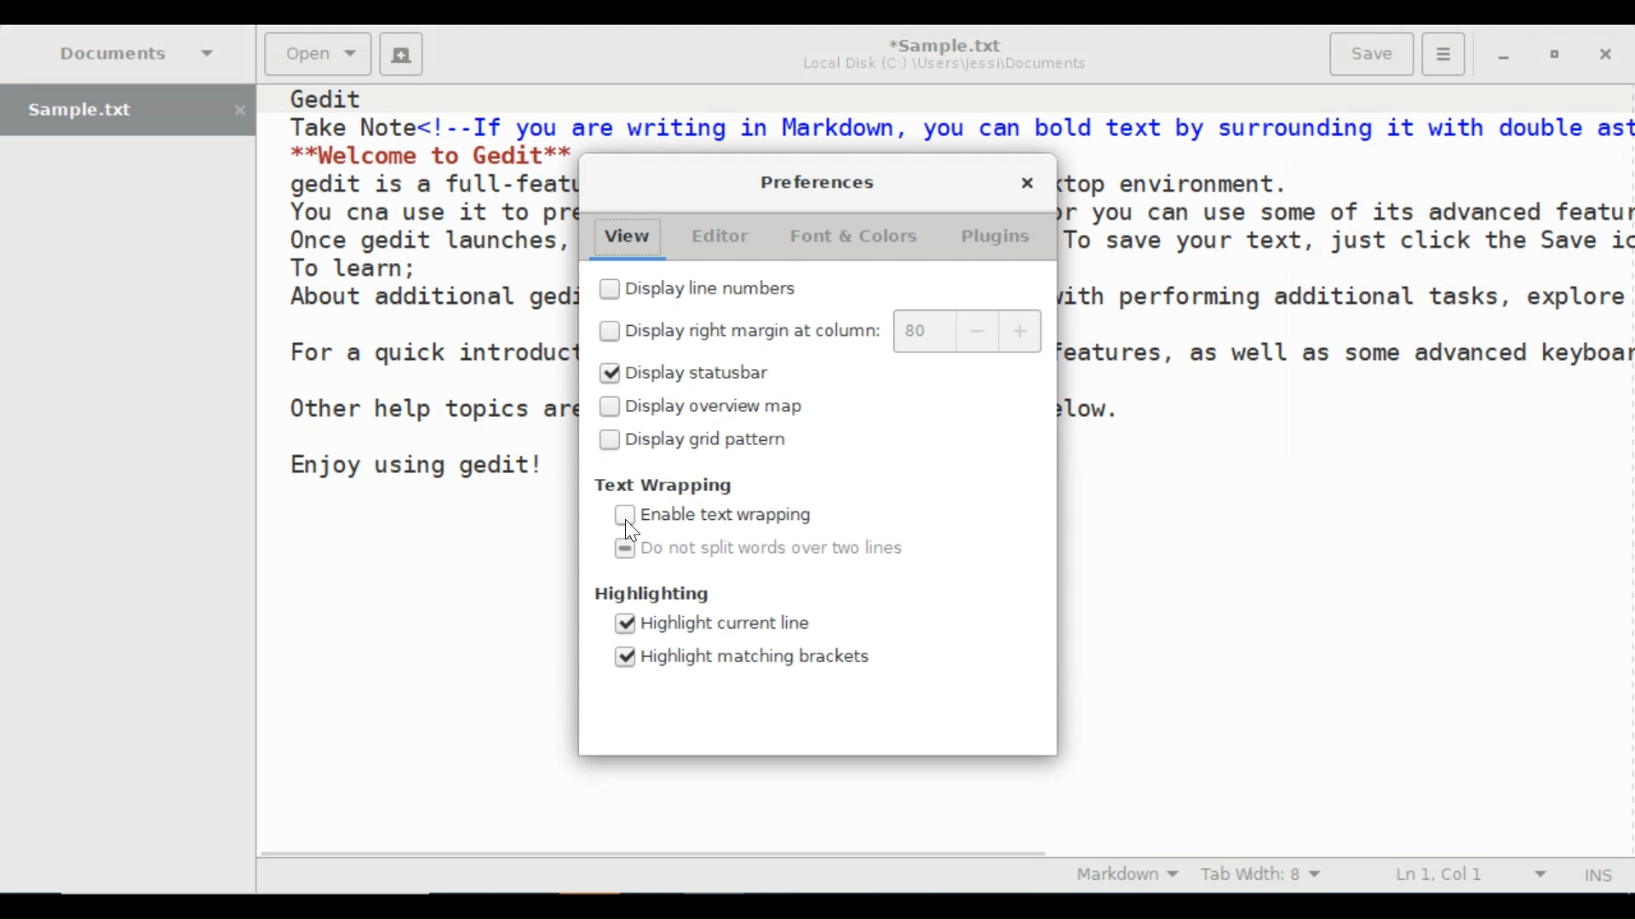 The width and height of the screenshot is (1635, 919). Describe the element at coordinates (651, 594) in the screenshot. I see `Highlighting` at that location.